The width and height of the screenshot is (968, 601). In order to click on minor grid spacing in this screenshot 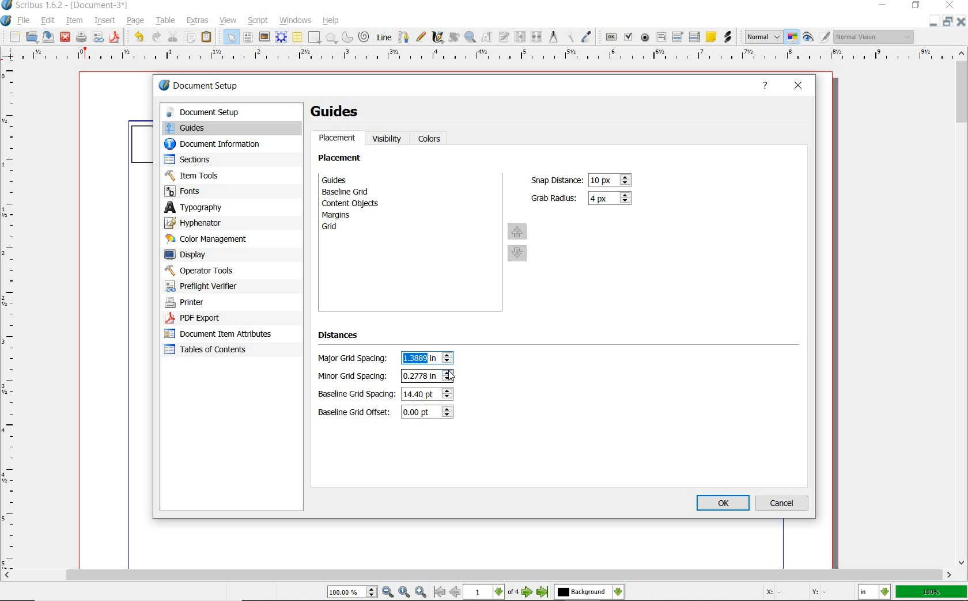, I will do `click(426, 375)`.